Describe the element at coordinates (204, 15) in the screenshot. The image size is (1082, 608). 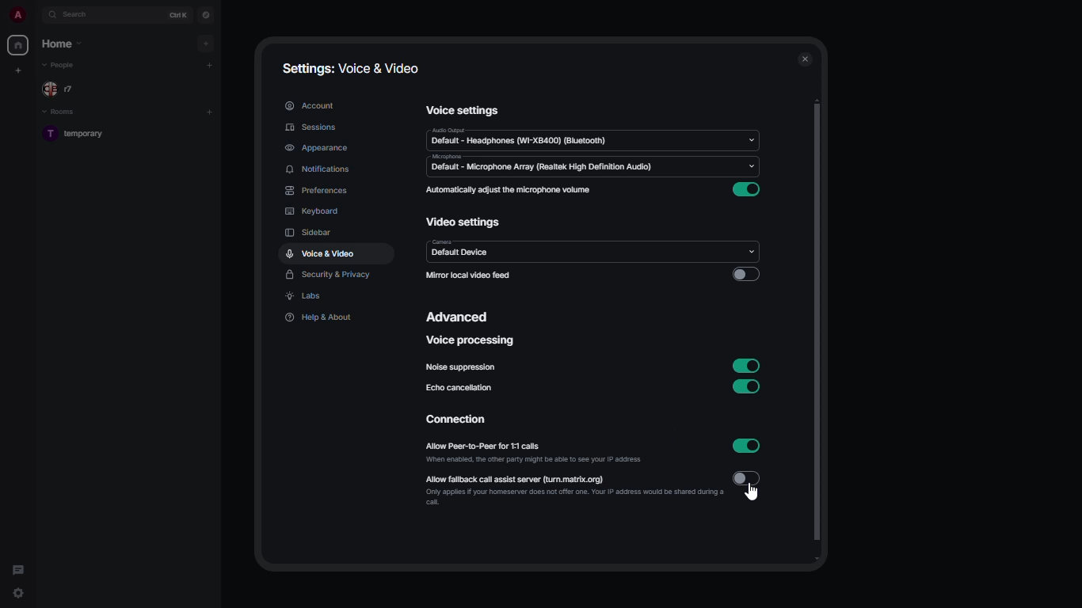
I see `navigator` at that location.